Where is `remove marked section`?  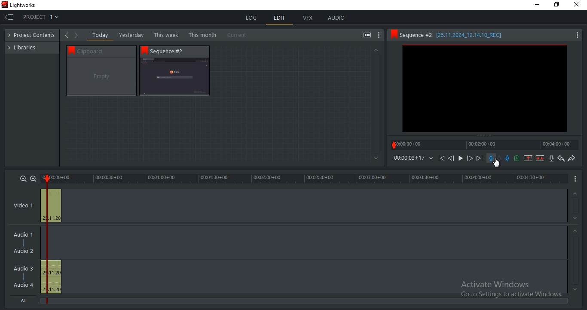 remove marked section is located at coordinates (528, 158).